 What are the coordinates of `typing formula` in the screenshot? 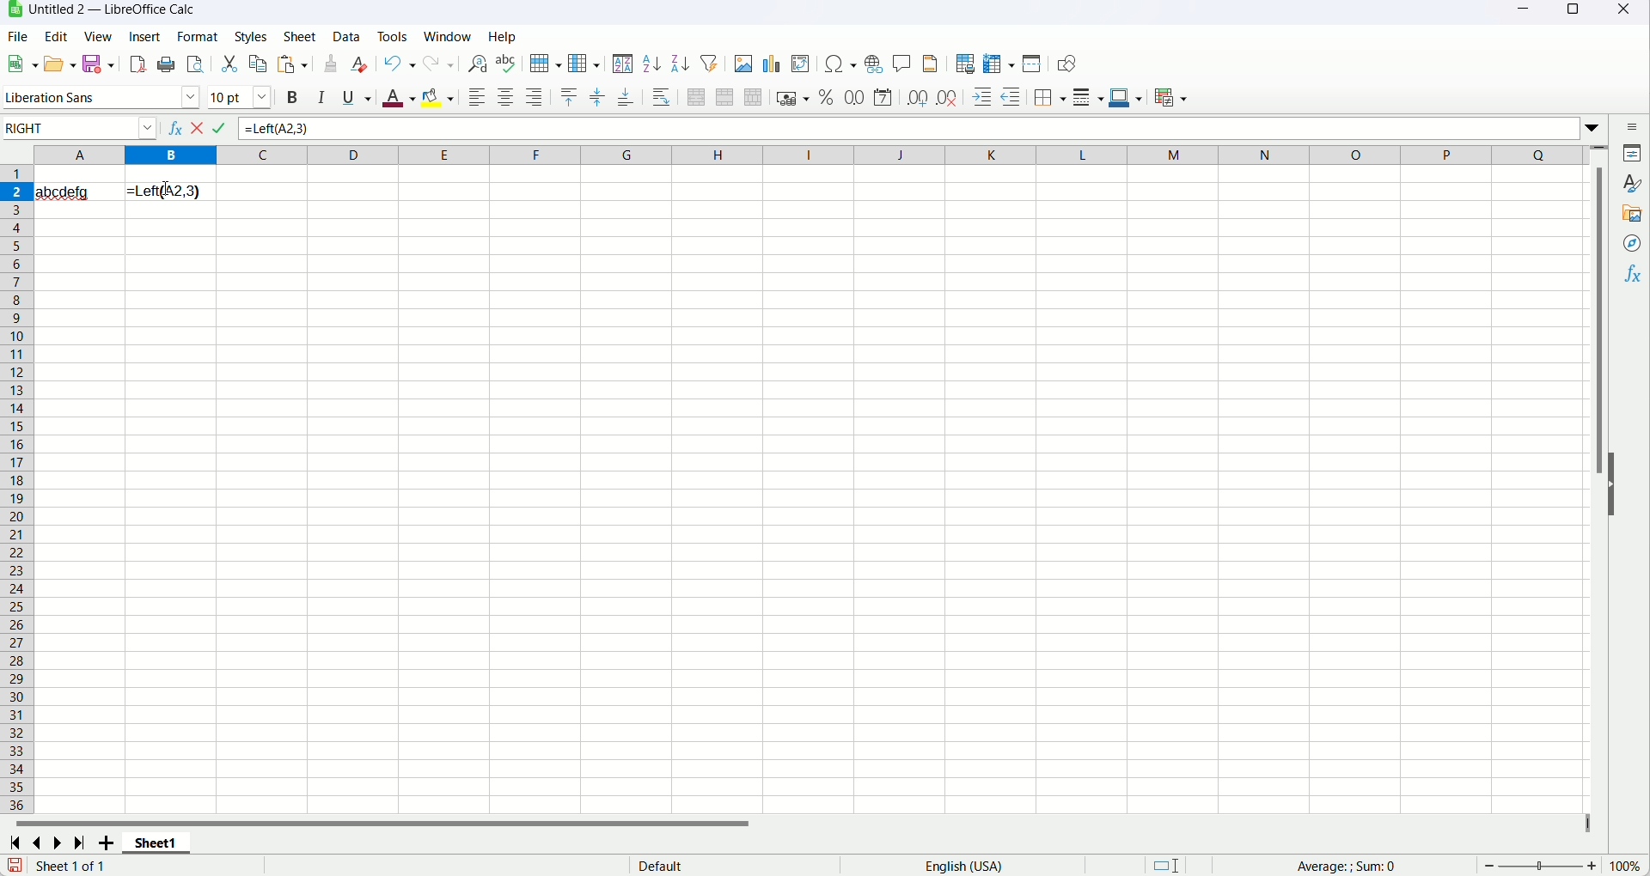 It's located at (216, 192).